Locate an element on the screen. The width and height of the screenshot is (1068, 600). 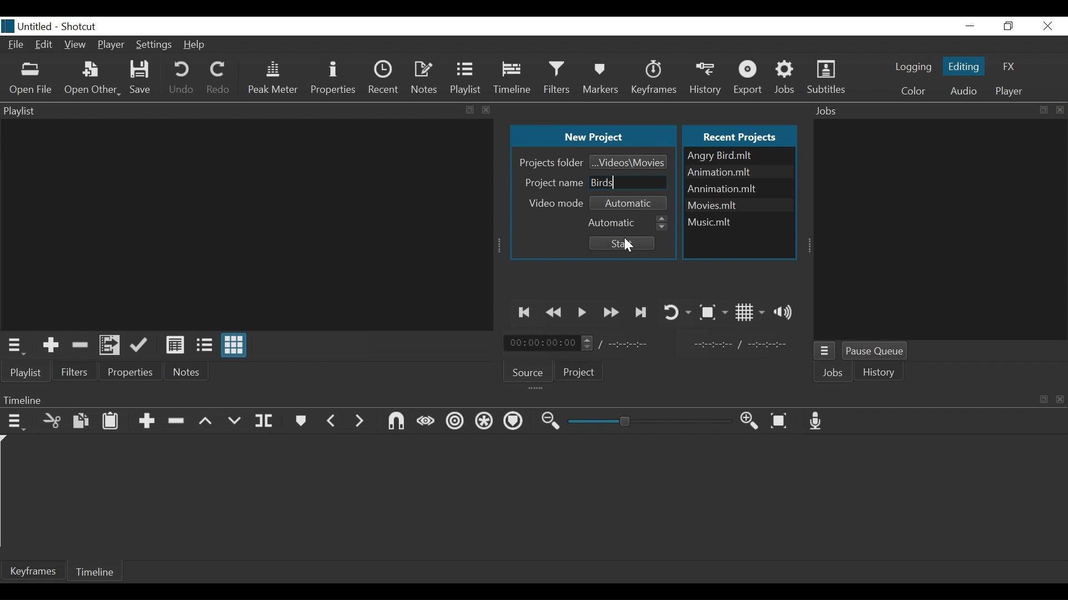
Toggle display grid on player is located at coordinates (750, 312).